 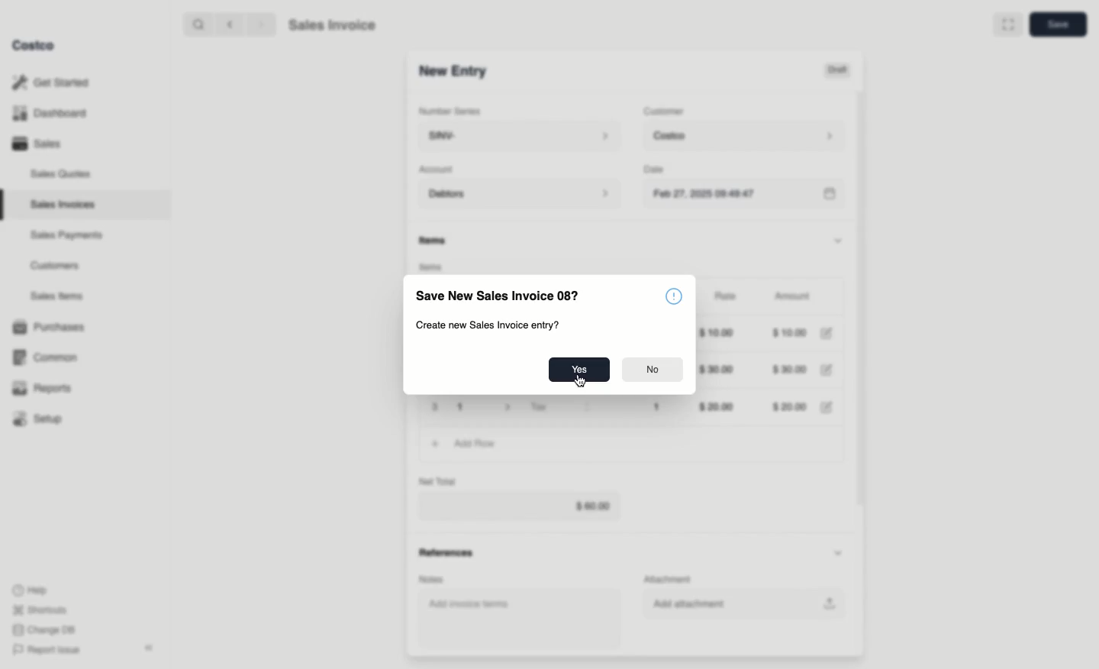 What do you see at coordinates (227, 24) in the screenshot?
I see `backward` at bounding box center [227, 24].